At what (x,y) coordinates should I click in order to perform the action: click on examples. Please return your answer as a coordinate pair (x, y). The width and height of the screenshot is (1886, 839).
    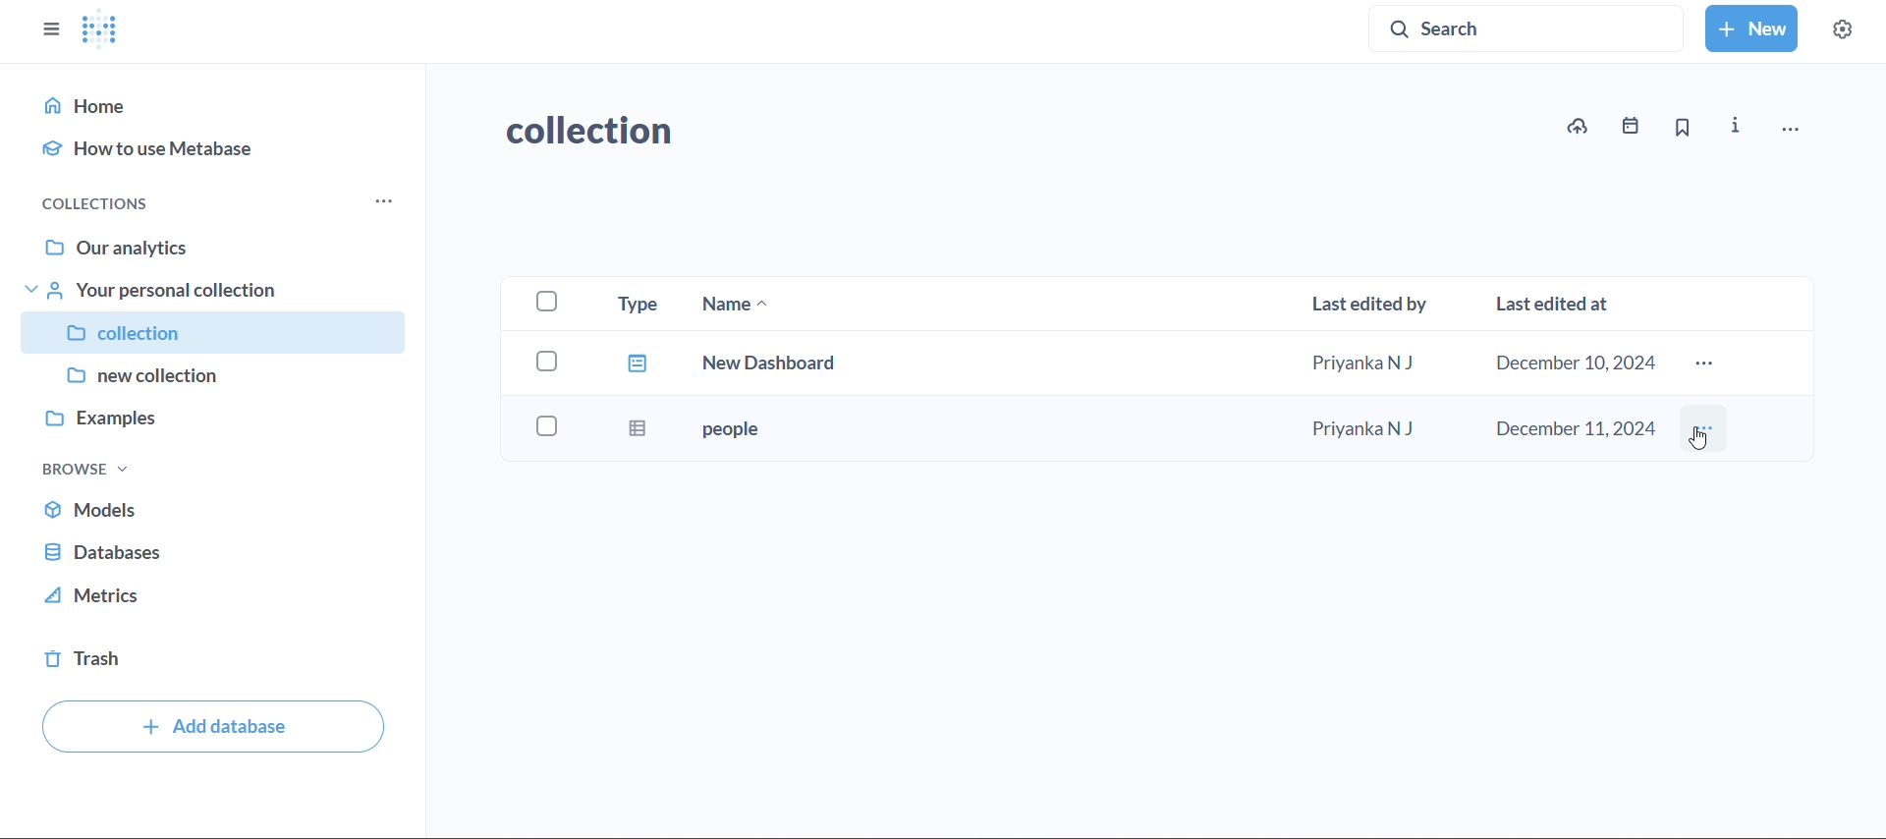
    Looking at the image, I should click on (212, 426).